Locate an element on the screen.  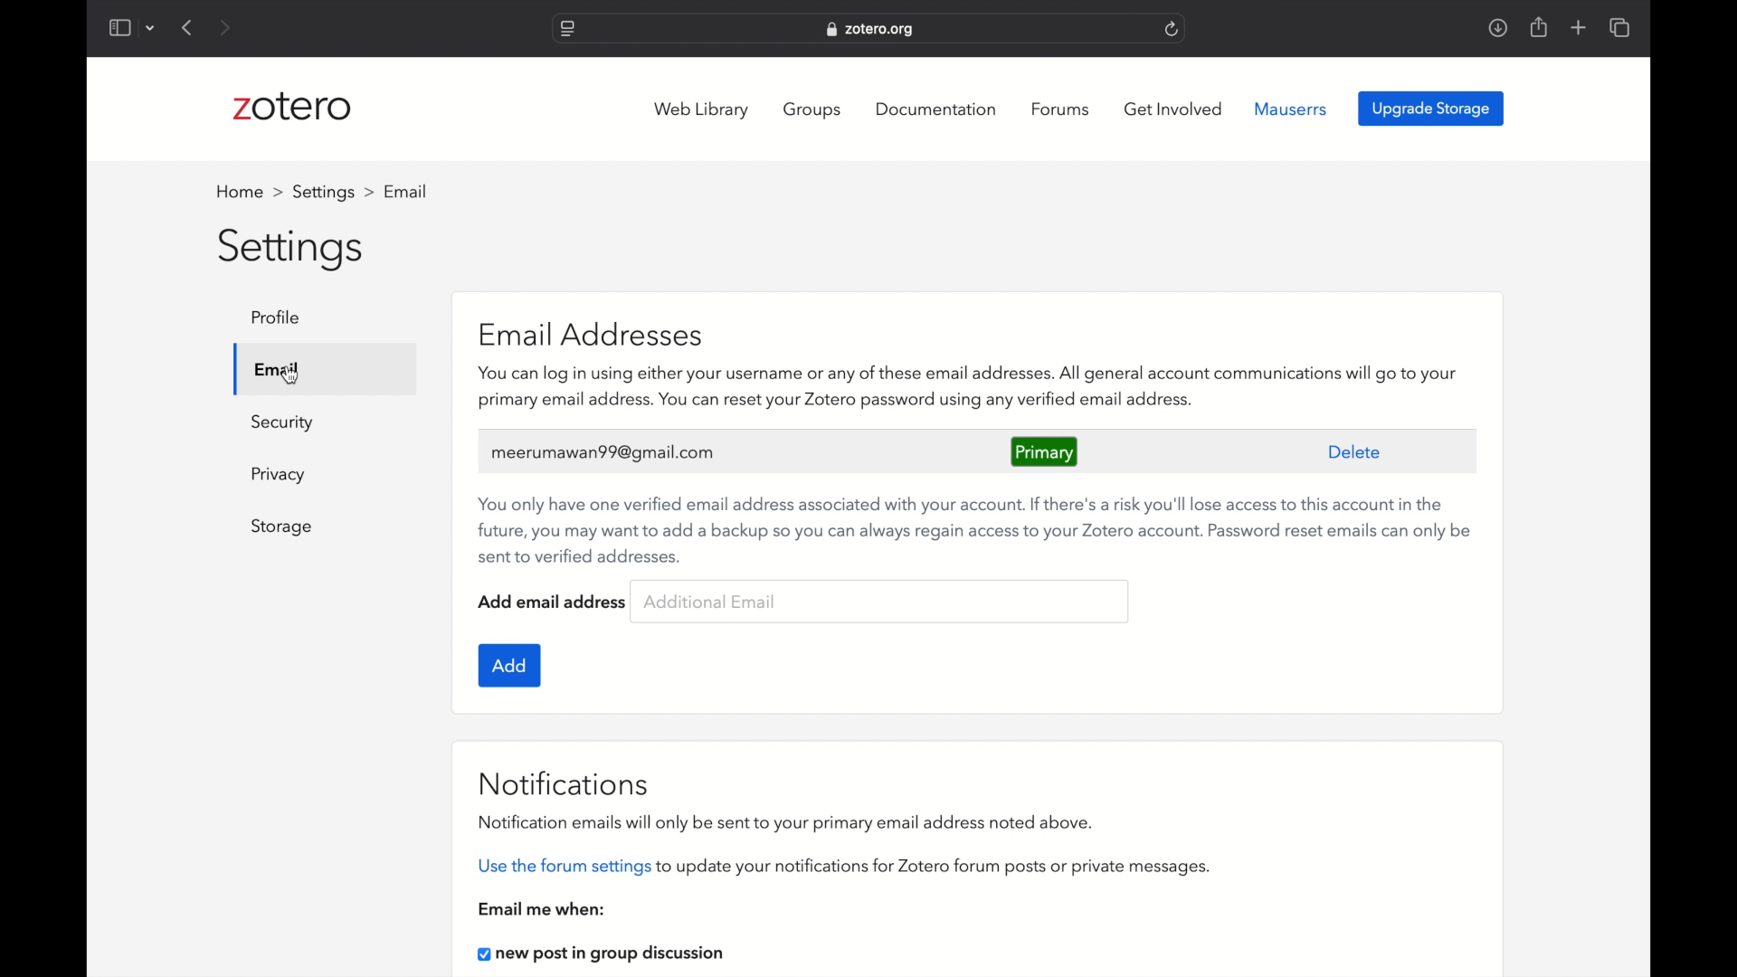
documentation is located at coordinates (937, 108).